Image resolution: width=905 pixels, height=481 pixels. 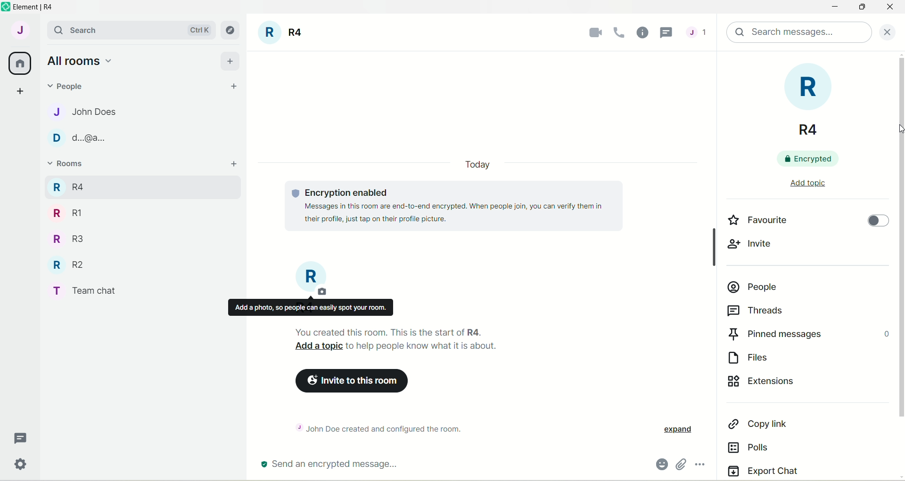 What do you see at coordinates (756, 311) in the screenshot?
I see `threads` at bounding box center [756, 311].